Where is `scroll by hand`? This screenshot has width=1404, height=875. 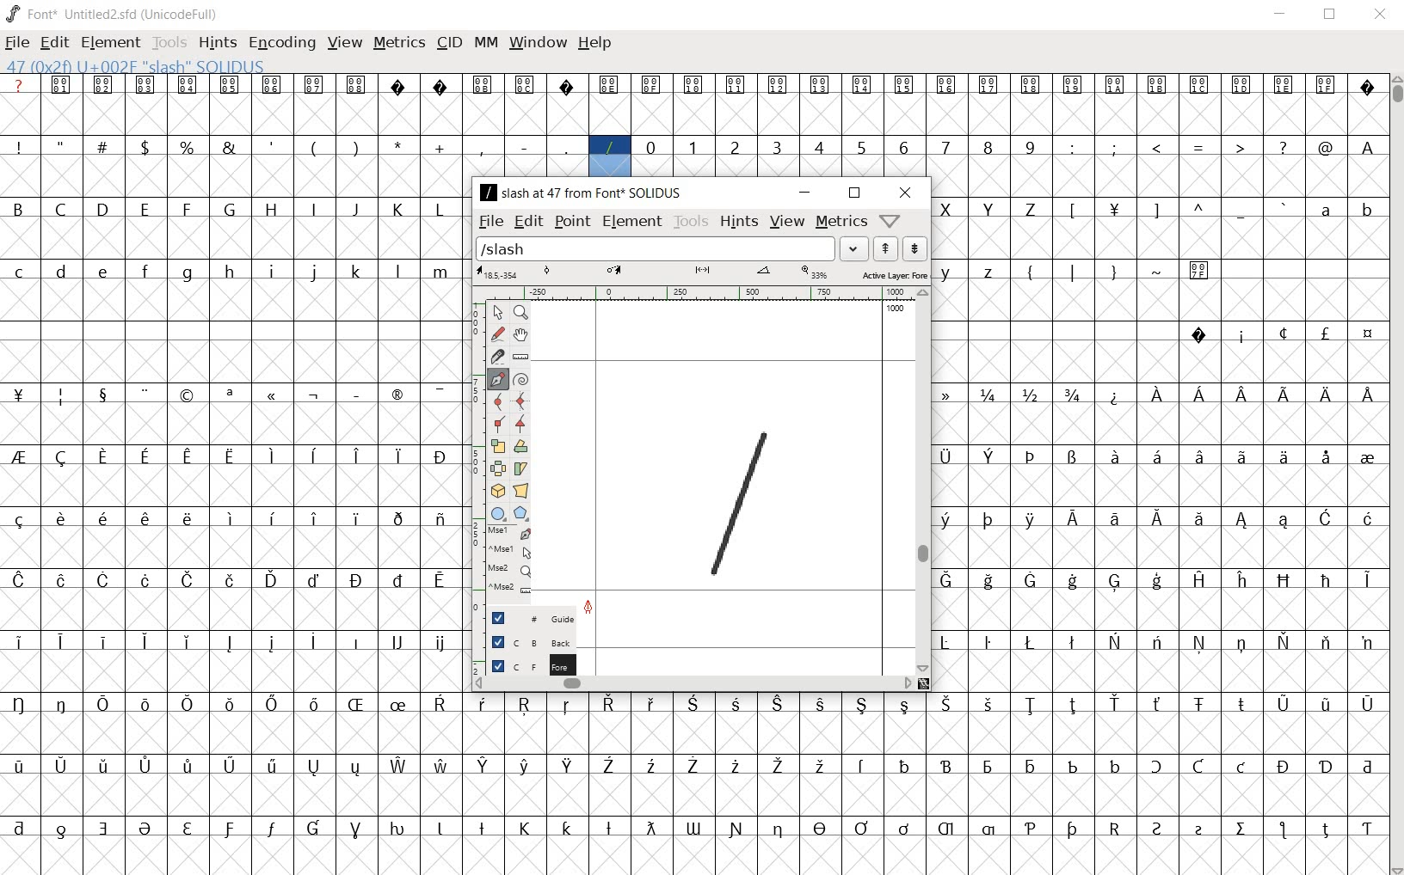
scroll by hand is located at coordinates (523, 335).